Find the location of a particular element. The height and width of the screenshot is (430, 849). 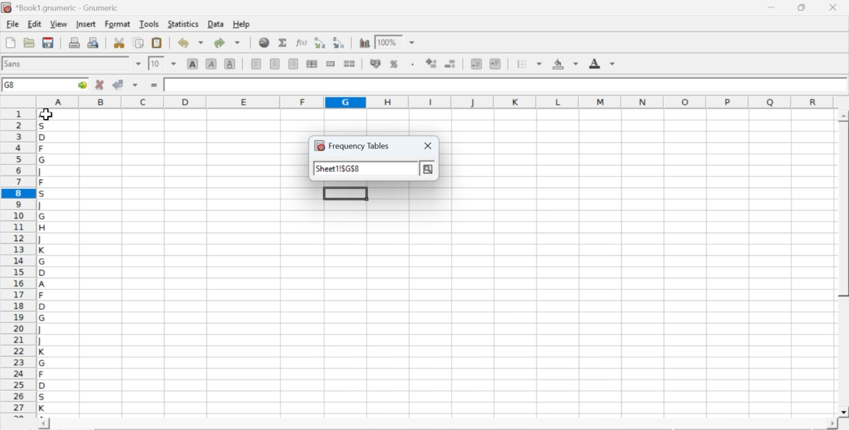

foreground is located at coordinates (602, 63).